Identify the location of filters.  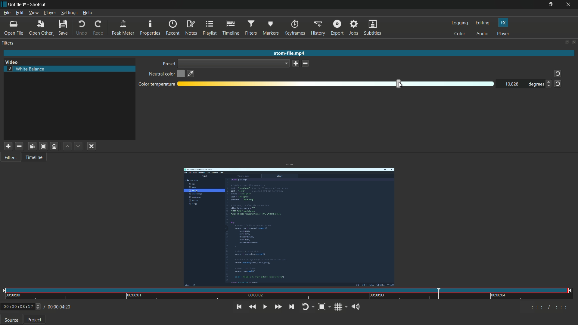
(8, 44).